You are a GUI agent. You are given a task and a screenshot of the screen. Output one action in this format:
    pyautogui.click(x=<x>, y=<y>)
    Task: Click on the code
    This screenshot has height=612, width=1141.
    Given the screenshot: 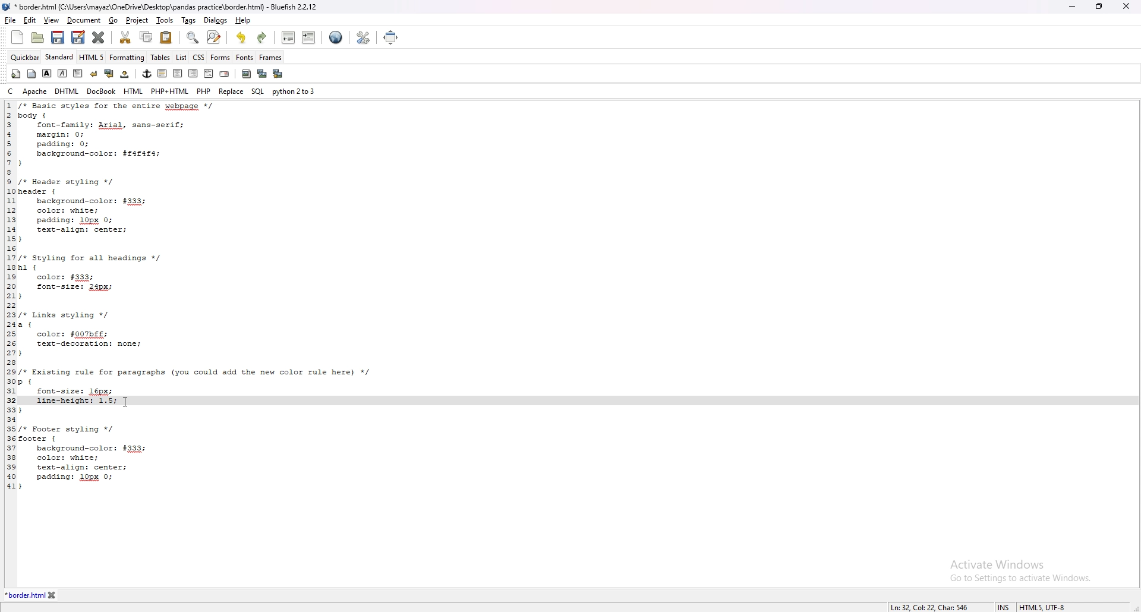 What is the action you would take?
    pyautogui.click(x=211, y=447)
    